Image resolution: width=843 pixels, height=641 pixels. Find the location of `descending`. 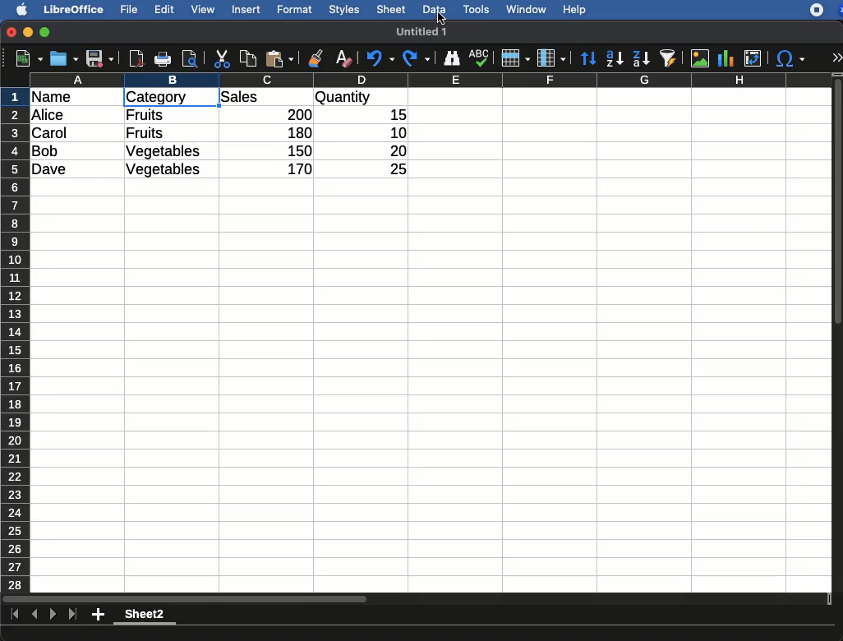

descending is located at coordinates (642, 59).